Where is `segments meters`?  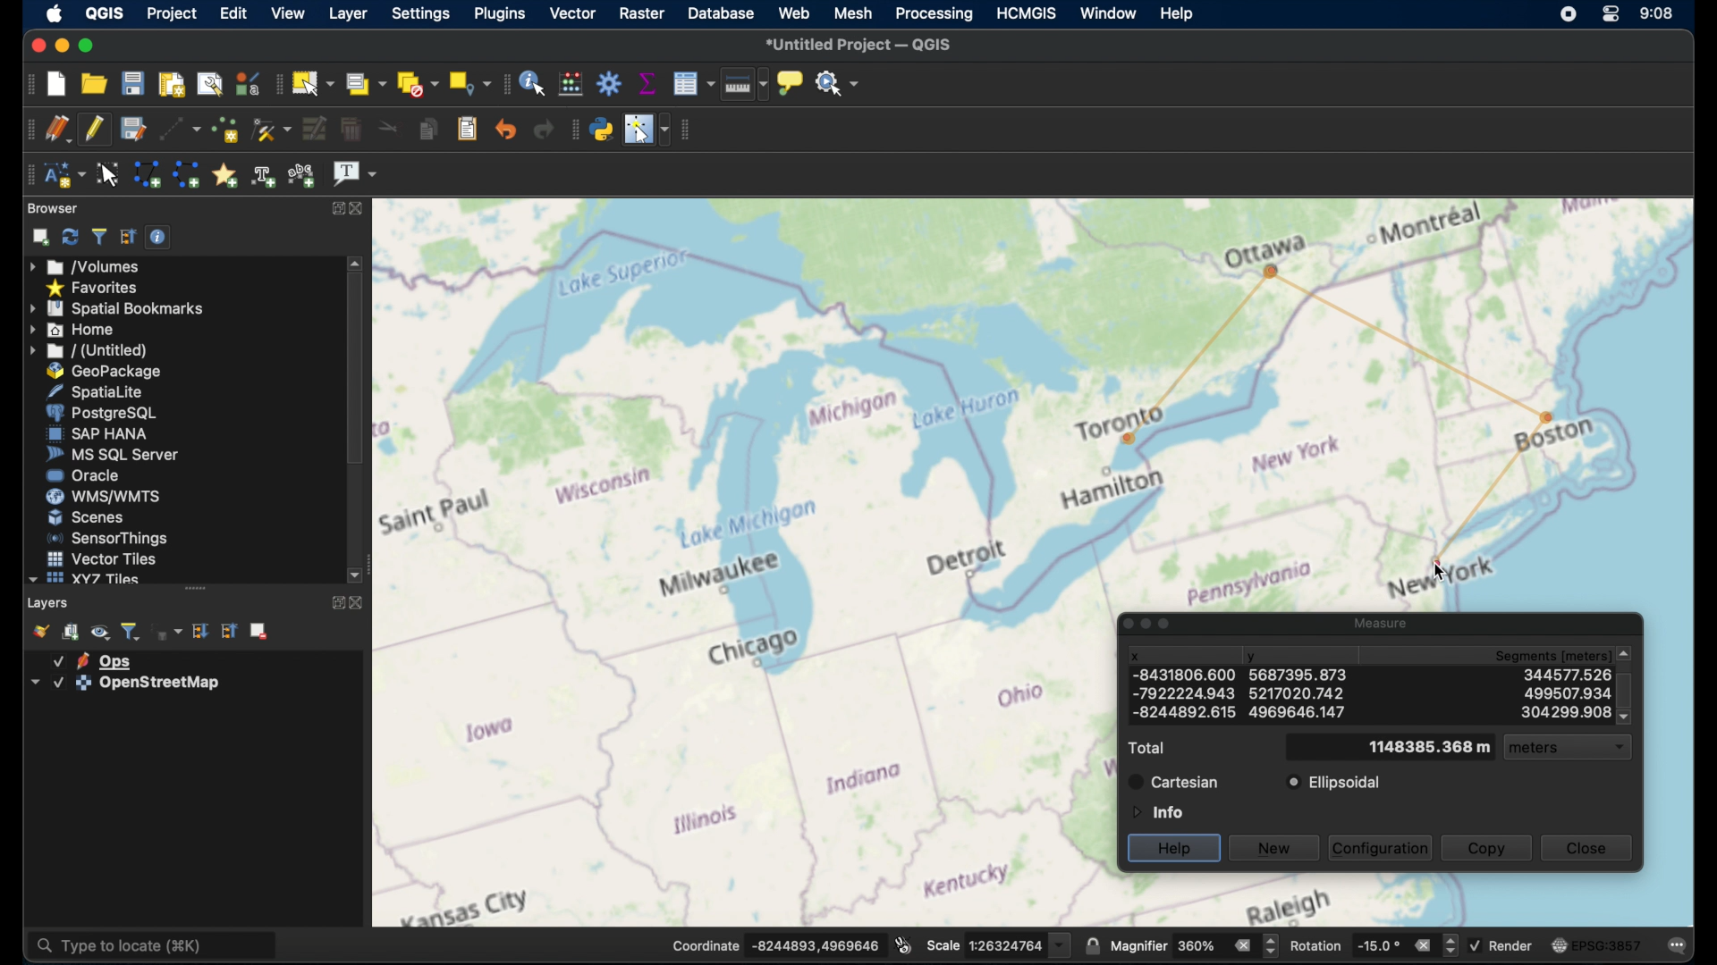 segments meters is located at coordinates (1569, 652).